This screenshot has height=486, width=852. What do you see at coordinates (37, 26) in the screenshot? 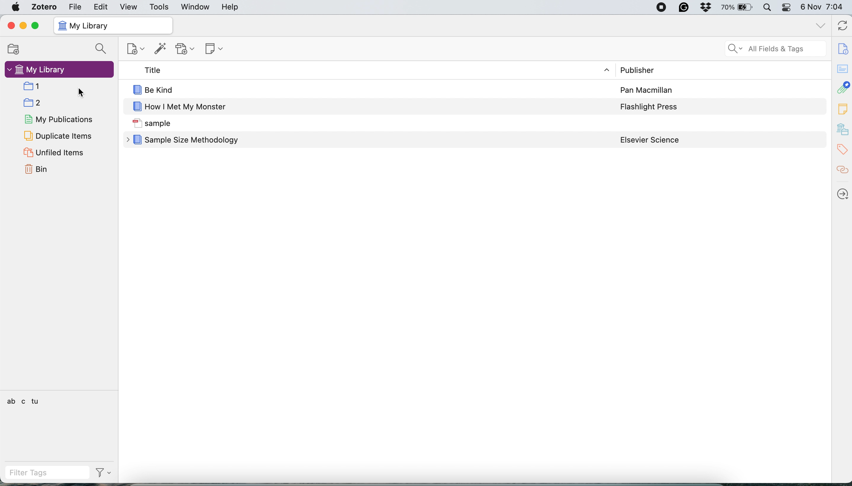
I see `maximise` at bounding box center [37, 26].